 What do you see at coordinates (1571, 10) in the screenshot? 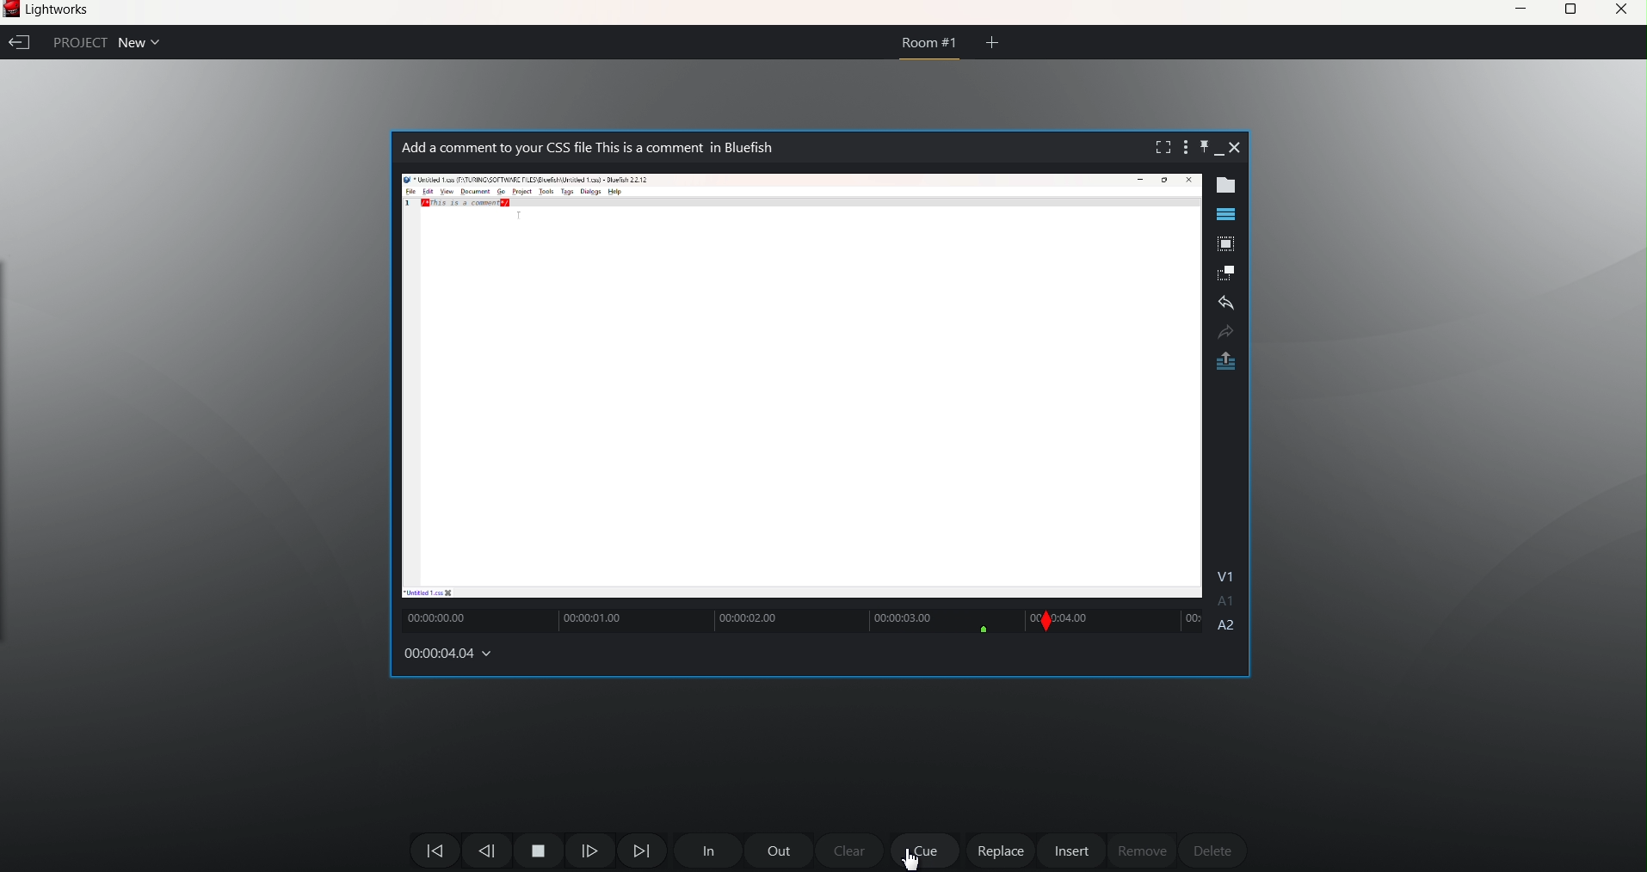
I see `maximize` at bounding box center [1571, 10].